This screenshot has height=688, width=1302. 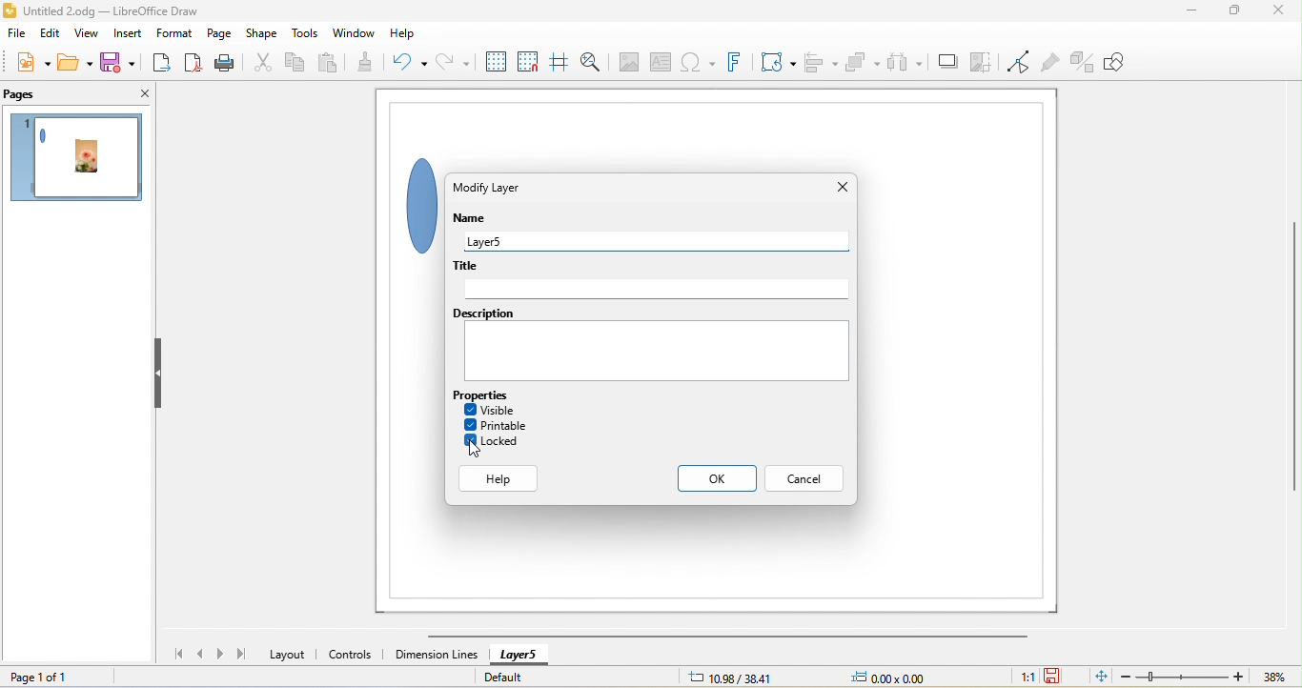 I want to click on help, so click(x=500, y=479).